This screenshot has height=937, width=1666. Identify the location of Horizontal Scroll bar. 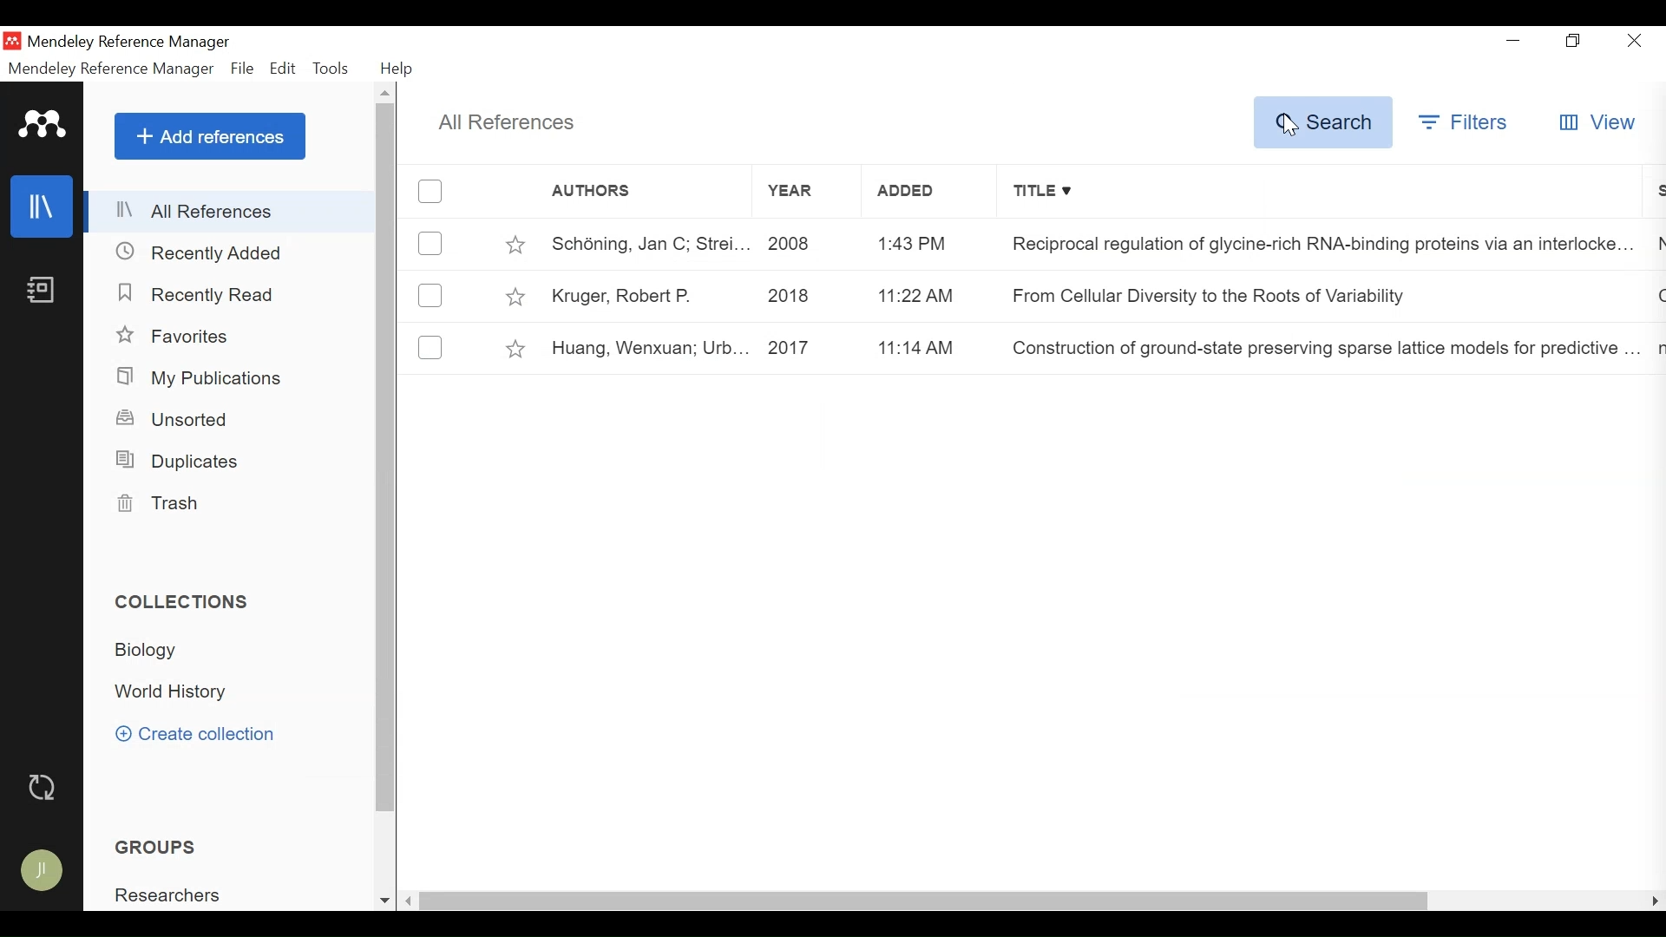
(926, 903).